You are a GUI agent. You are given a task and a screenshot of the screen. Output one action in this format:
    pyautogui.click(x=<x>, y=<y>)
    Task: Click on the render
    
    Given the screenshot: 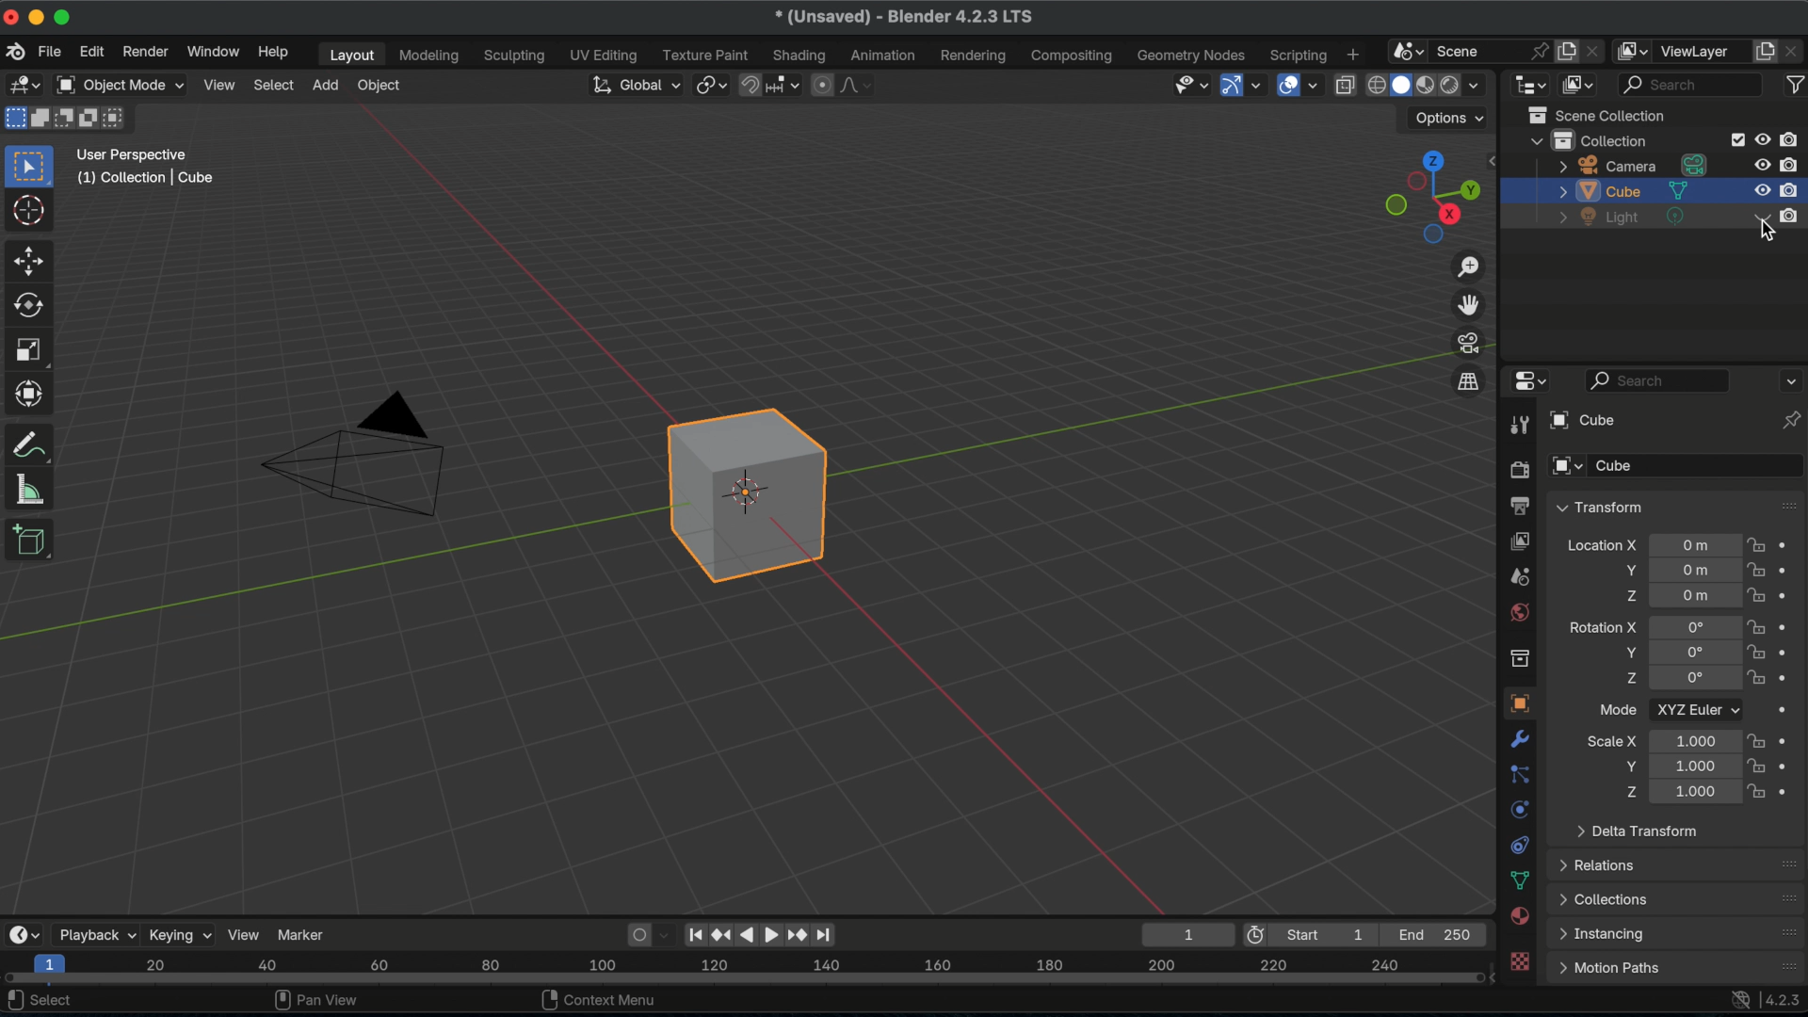 What is the action you would take?
    pyautogui.click(x=1522, y=469)
    